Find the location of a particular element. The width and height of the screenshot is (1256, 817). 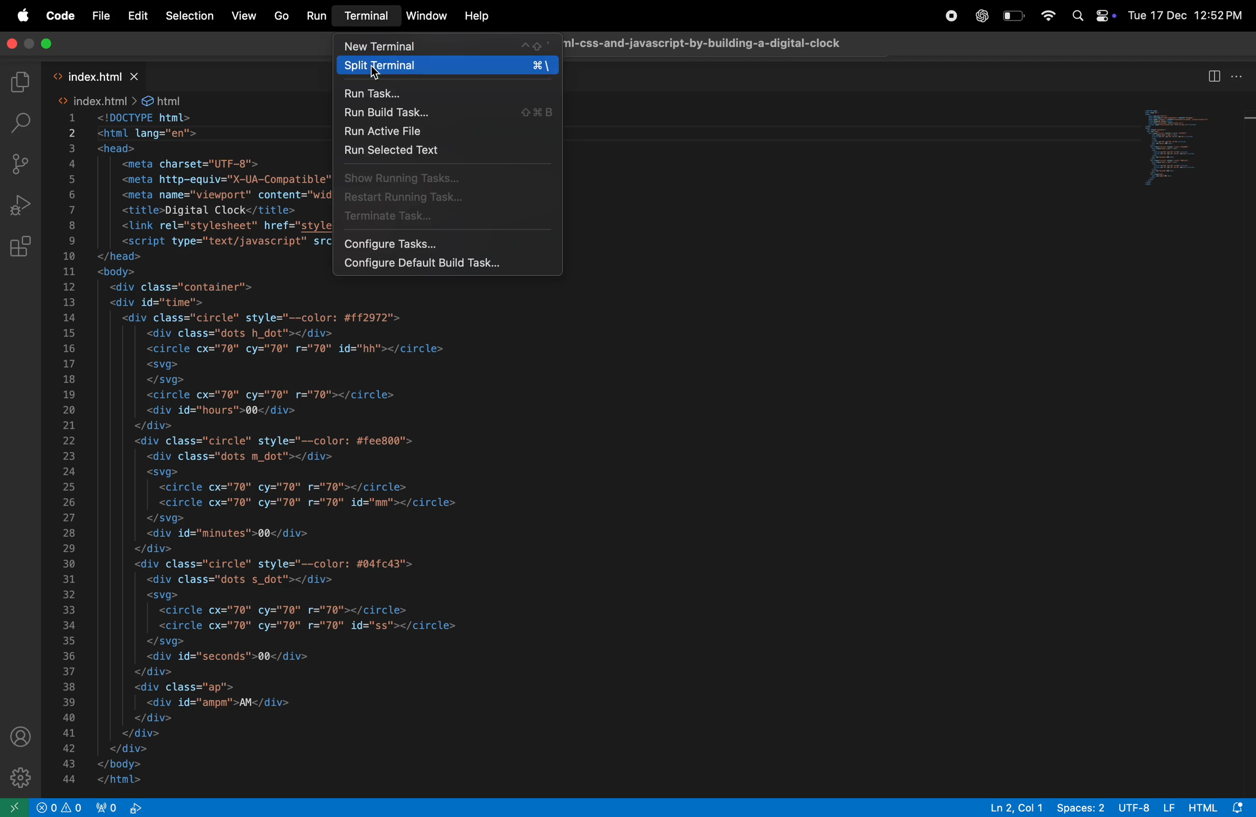

settings is located at coordinates (20, 778).